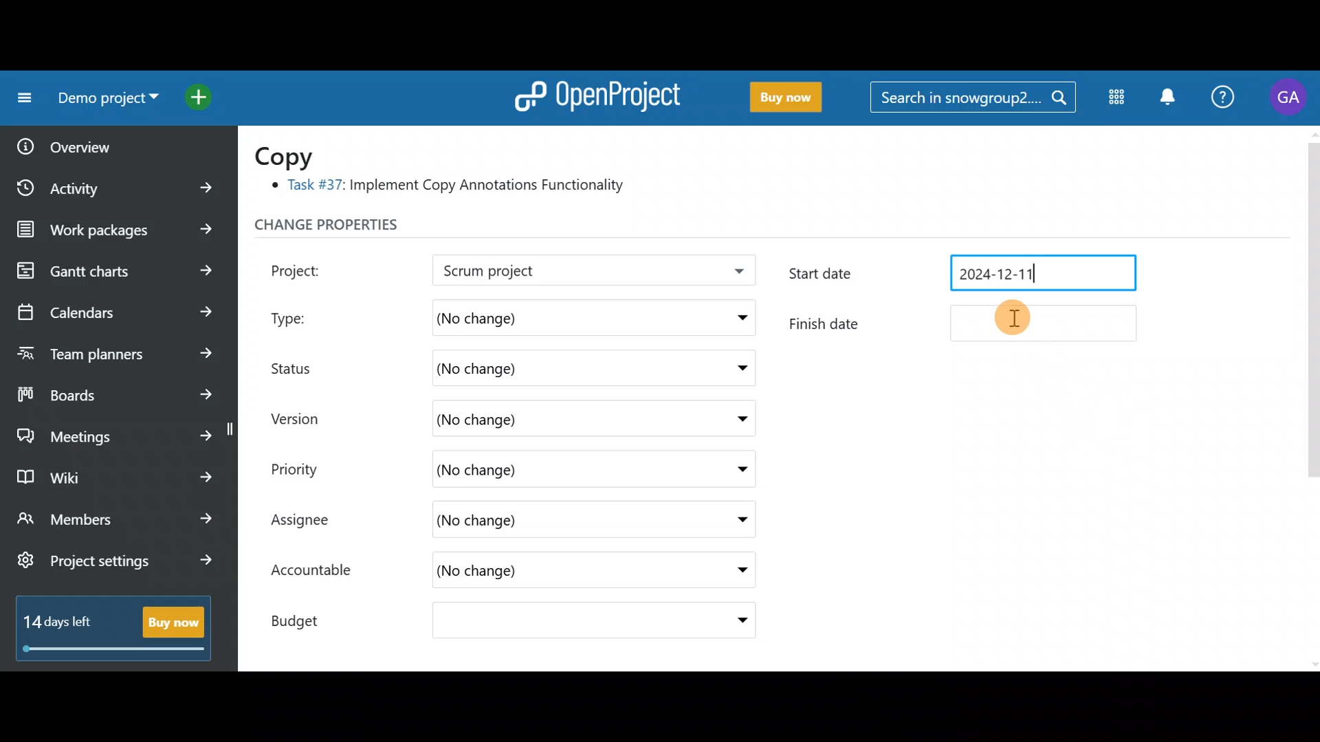 The height and width of the screenshot is (742, 1320). Describe the element at coordinates (1312, 396) in the screenshot. I see `Scroll bar` at that location.